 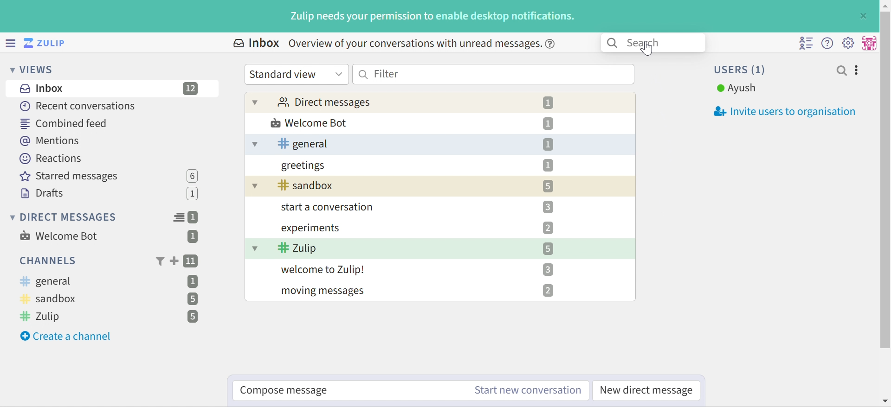 What do you see at coordinates (870, 42) in the screenshot?
I see `Personal menu` at bounding box center [870, 42].